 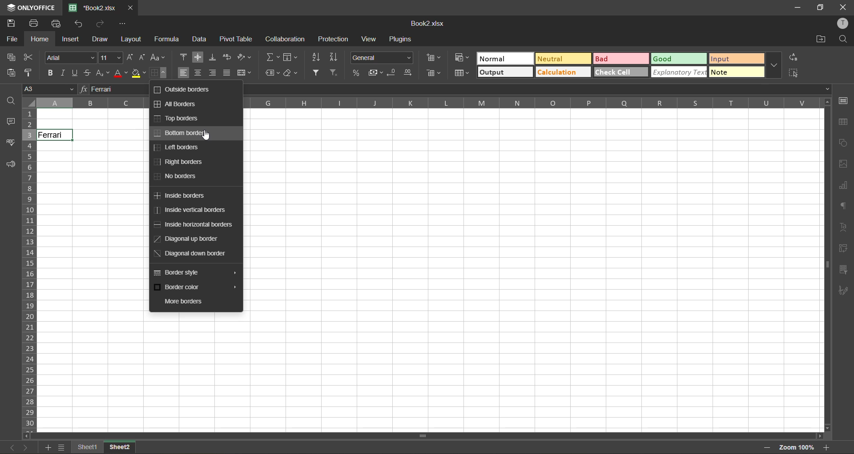 What do you see at coordinates (735, 58) in the screenshot?
I see `input` at bounding box center [735, 58].